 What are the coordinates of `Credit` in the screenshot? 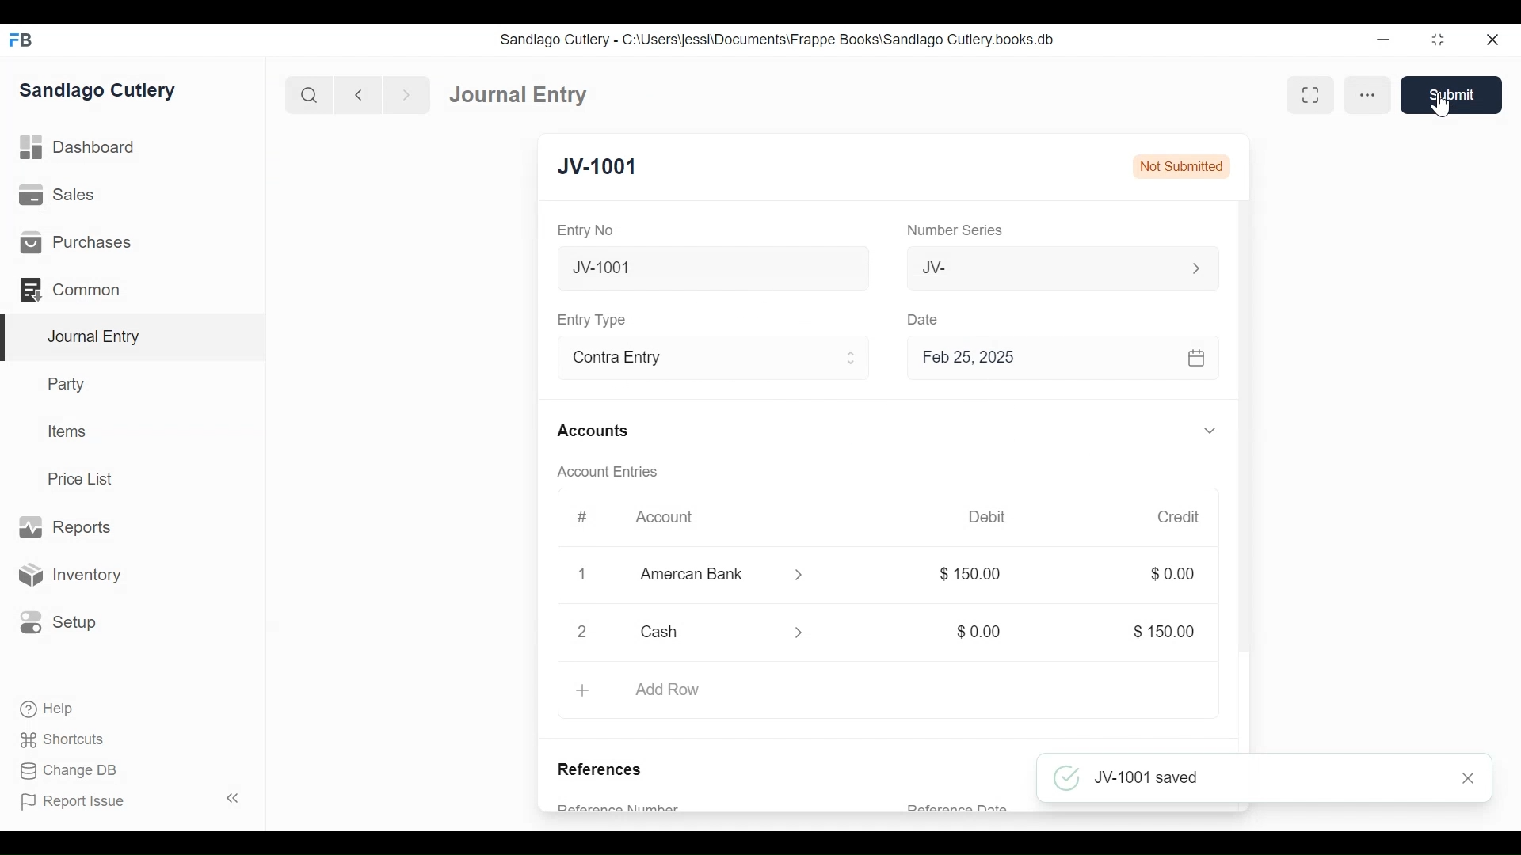 It's located at (1177, 517).